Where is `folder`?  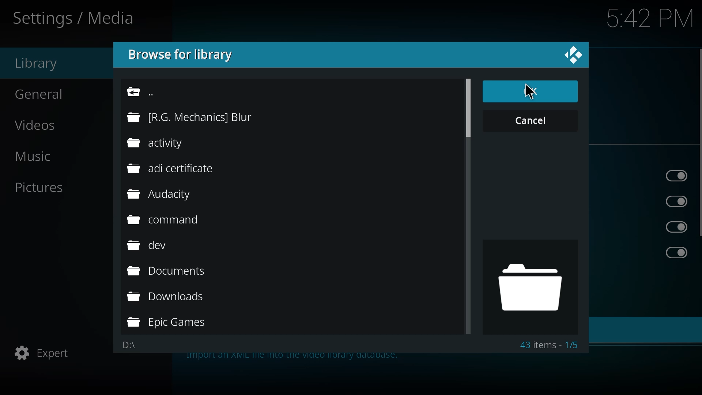 folder is located at coordinates (162, 196).